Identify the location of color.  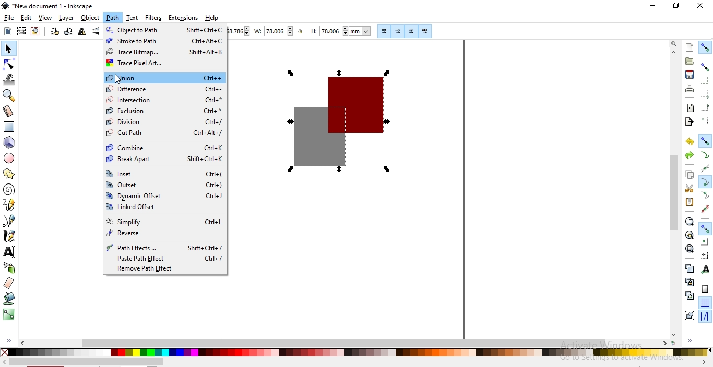
(354, 352).